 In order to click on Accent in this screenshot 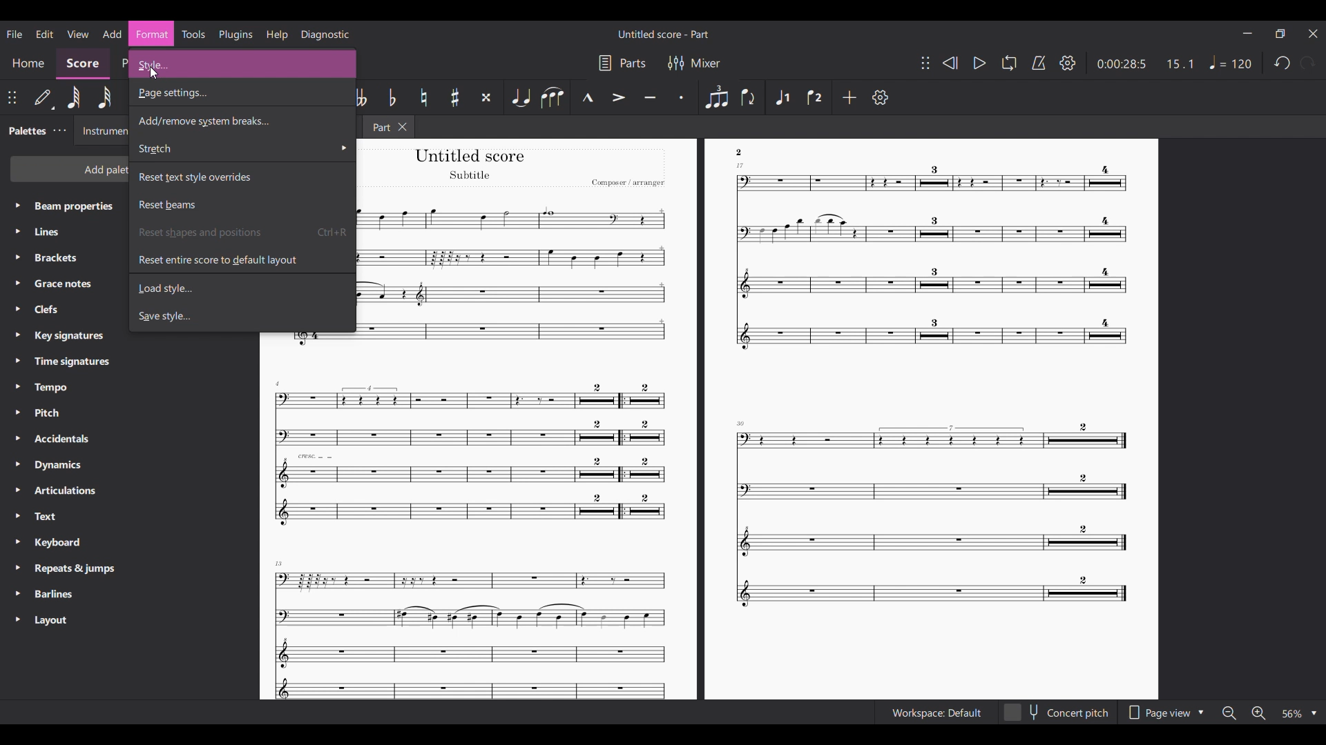, I will do `click(617, 97)`.